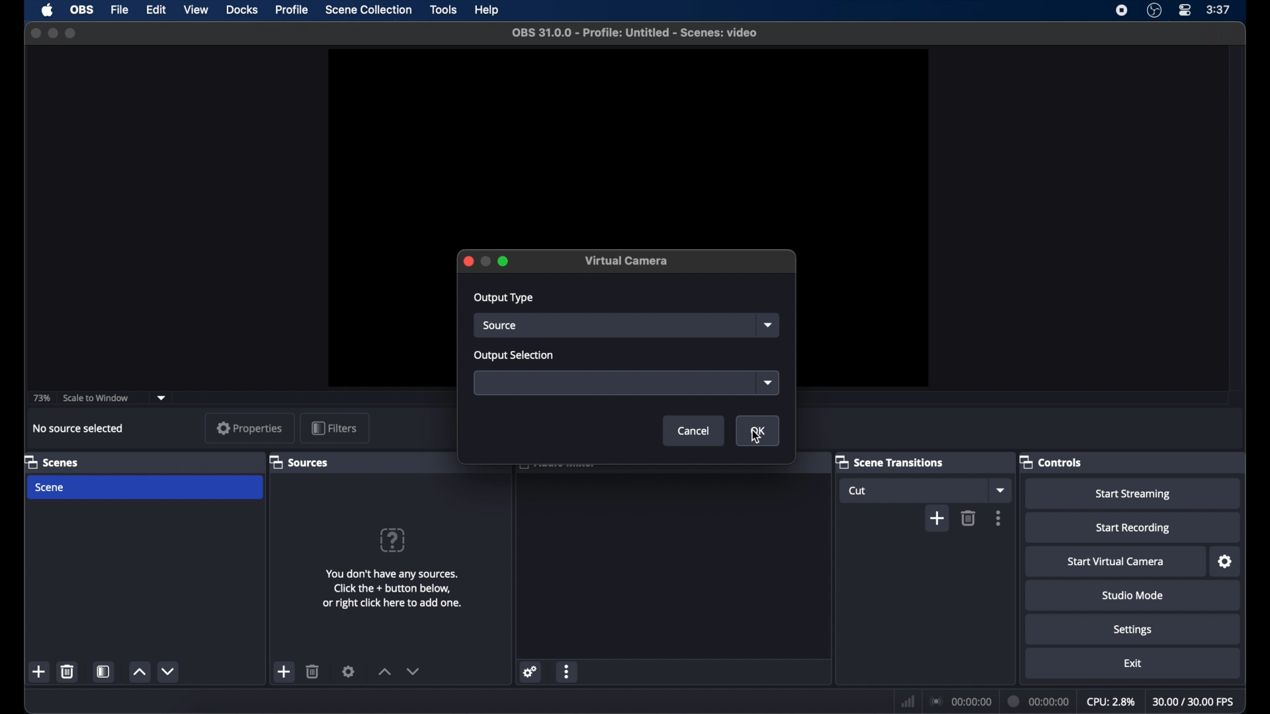 The height and width of the screenshot is (714, 1270). What do you see at coordinates (1226, 561) in the screenshot?
I see `settings` at bounding box center [1226, 561].